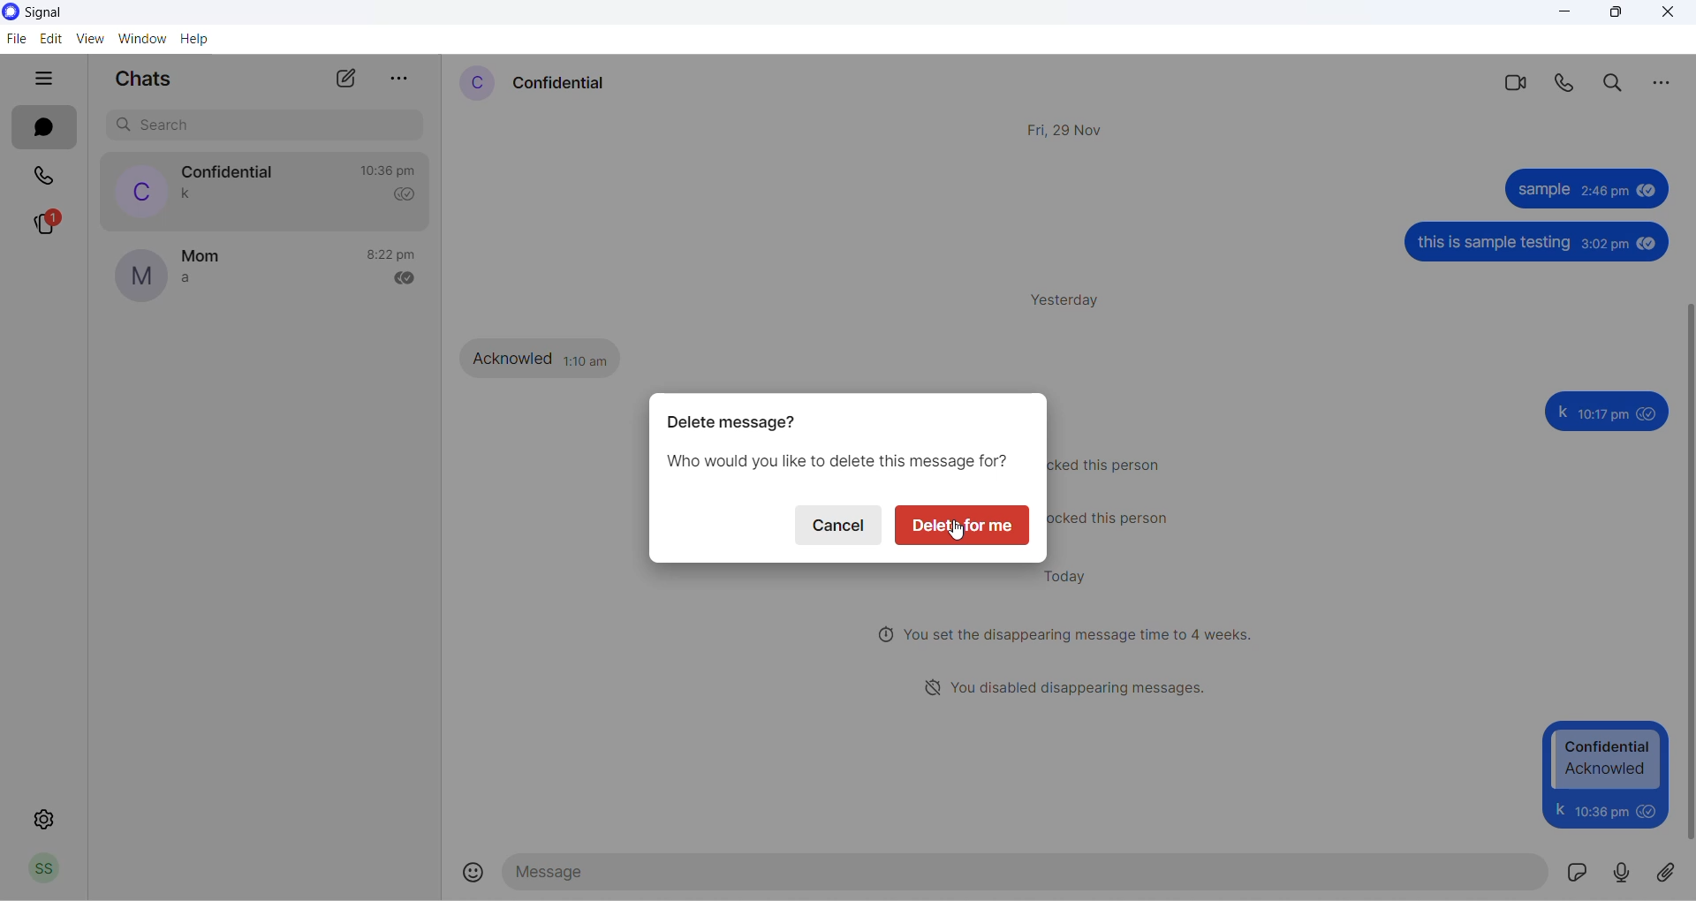 This screenshot has width=1696, height=901. Describe the element at coordinates (1608, 759) in the screenshot. I see `Confidential Acknowled` at that location.